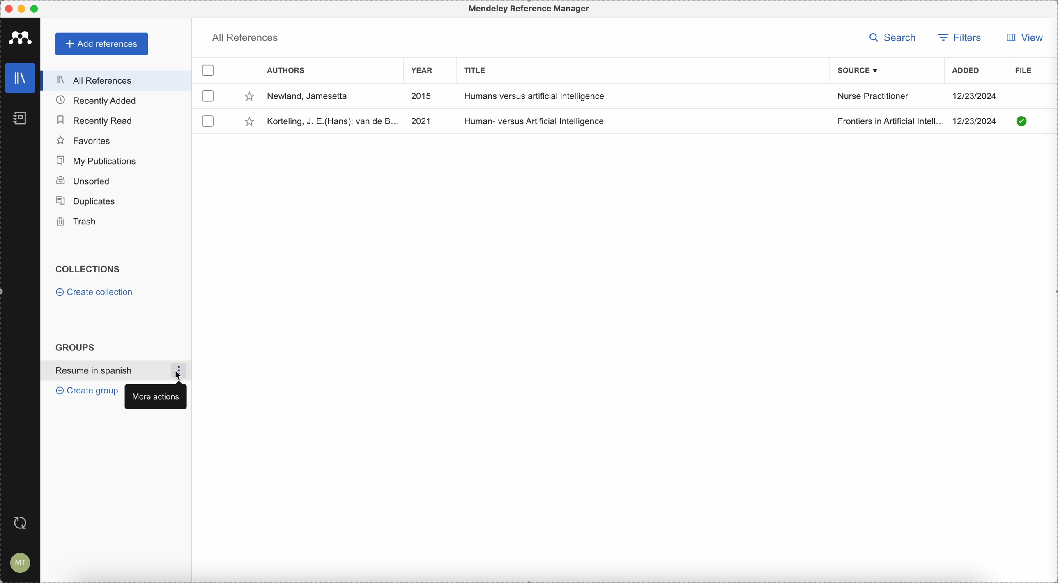  Describe the element at coordinates (75, 347) in the screenshot. I see `groups` at that location.